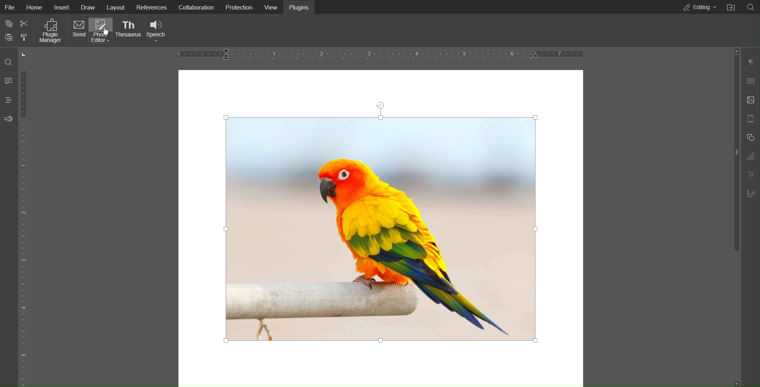 The image size is (760, 387). What do you see at coordinates (9, 100) in the screenshot?
I see `Headings` at bounding box center [9, 100].